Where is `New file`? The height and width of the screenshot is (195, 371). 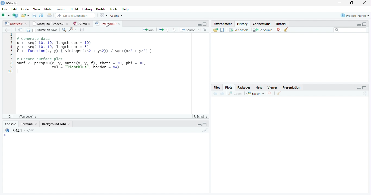 New file is located at coordinates (5, 15).